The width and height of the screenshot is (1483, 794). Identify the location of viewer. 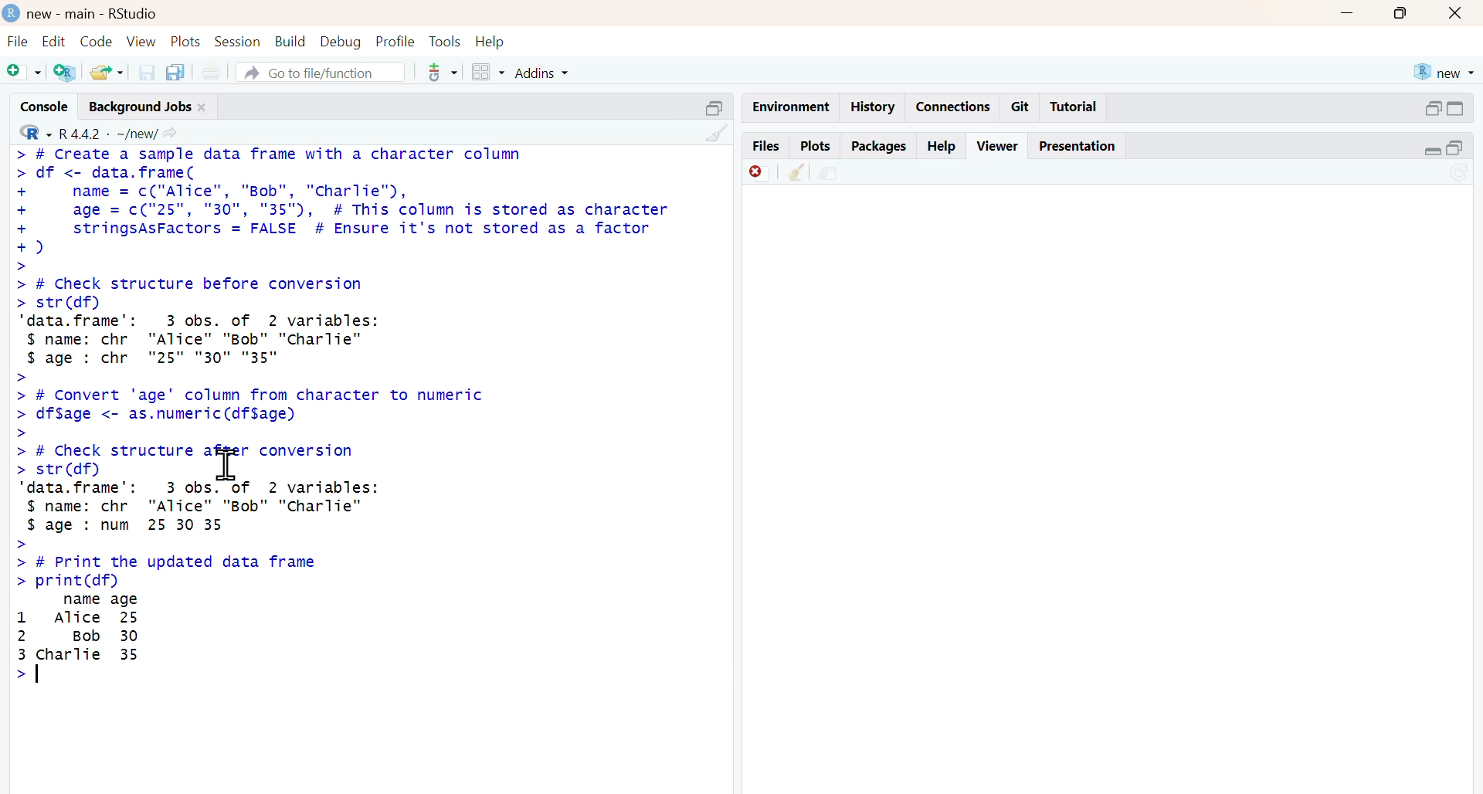
(999, 146).